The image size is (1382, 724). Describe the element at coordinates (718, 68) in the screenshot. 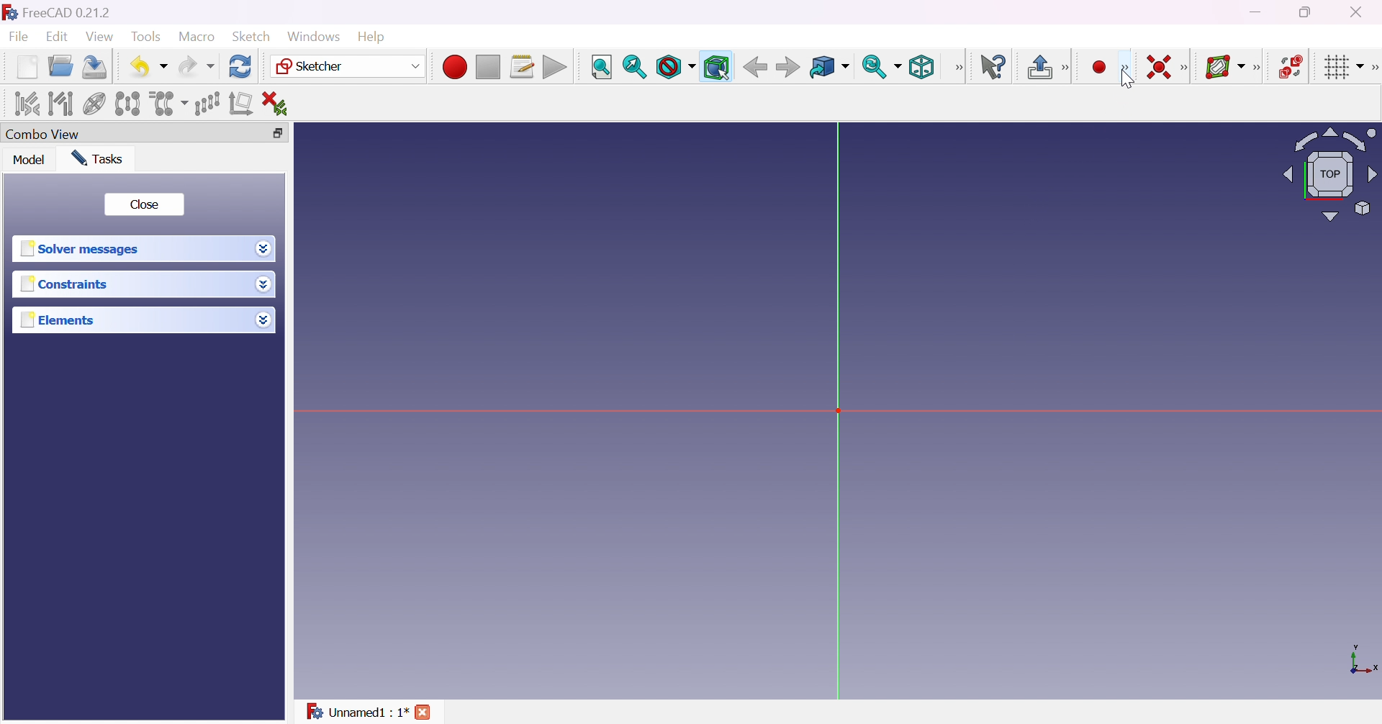

I see `Bounding box` at that location.